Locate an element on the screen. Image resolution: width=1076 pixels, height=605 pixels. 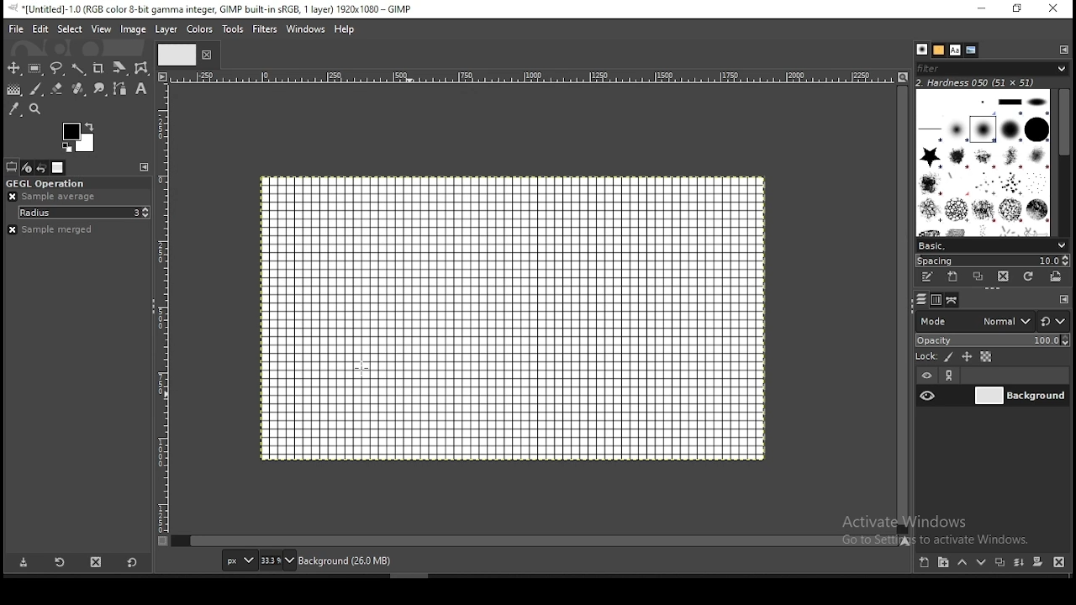
colors is located at coordinates (198, 30).